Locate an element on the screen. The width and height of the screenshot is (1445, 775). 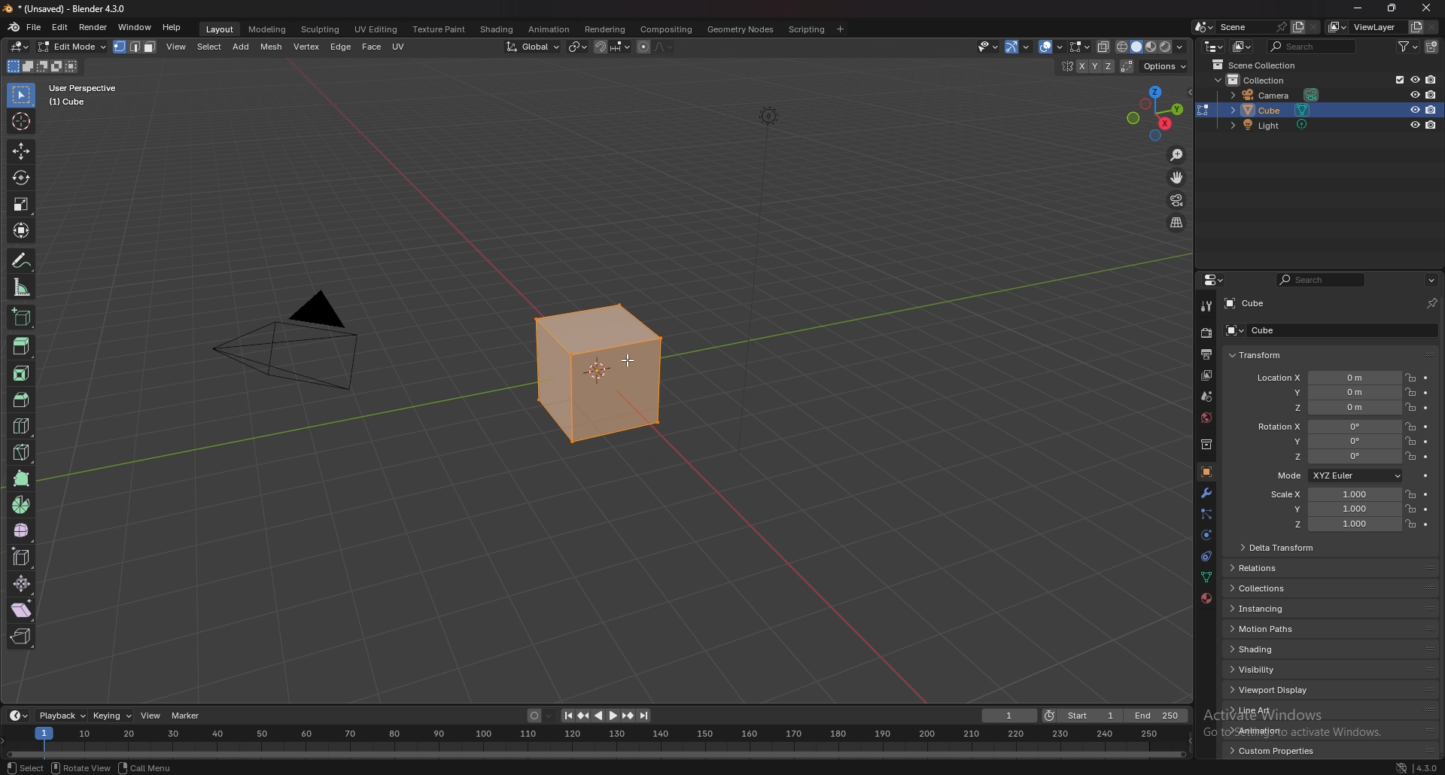
shading is located at coordinates (498, 30).